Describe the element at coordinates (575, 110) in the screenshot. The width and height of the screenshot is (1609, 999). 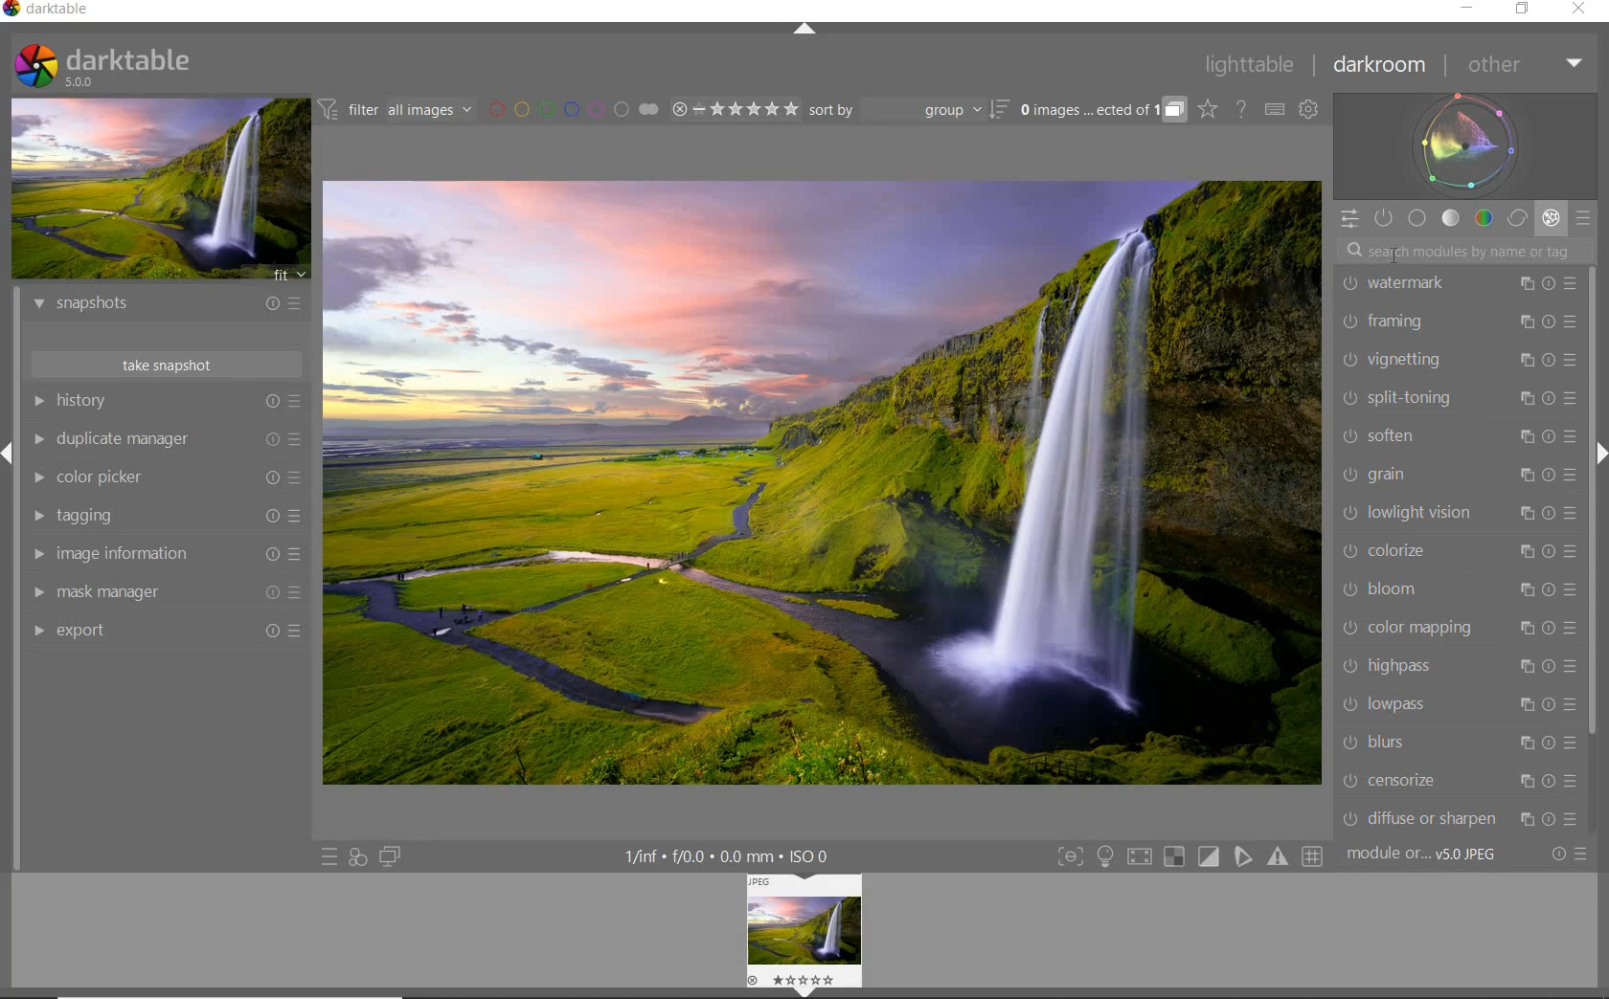
I see `FILTER BY IMAGE COLOR LABEL` at that location.